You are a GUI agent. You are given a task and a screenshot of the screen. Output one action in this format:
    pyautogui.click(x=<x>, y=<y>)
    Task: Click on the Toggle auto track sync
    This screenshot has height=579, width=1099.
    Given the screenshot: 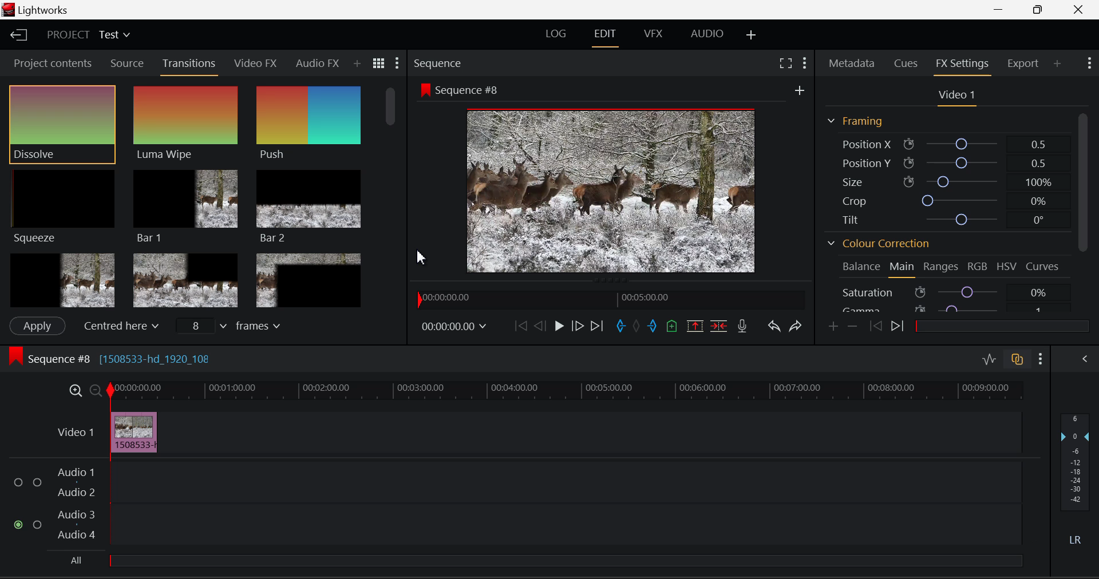 What is the action you would take?
    pyautogui.click(x=1018, y=360)
    